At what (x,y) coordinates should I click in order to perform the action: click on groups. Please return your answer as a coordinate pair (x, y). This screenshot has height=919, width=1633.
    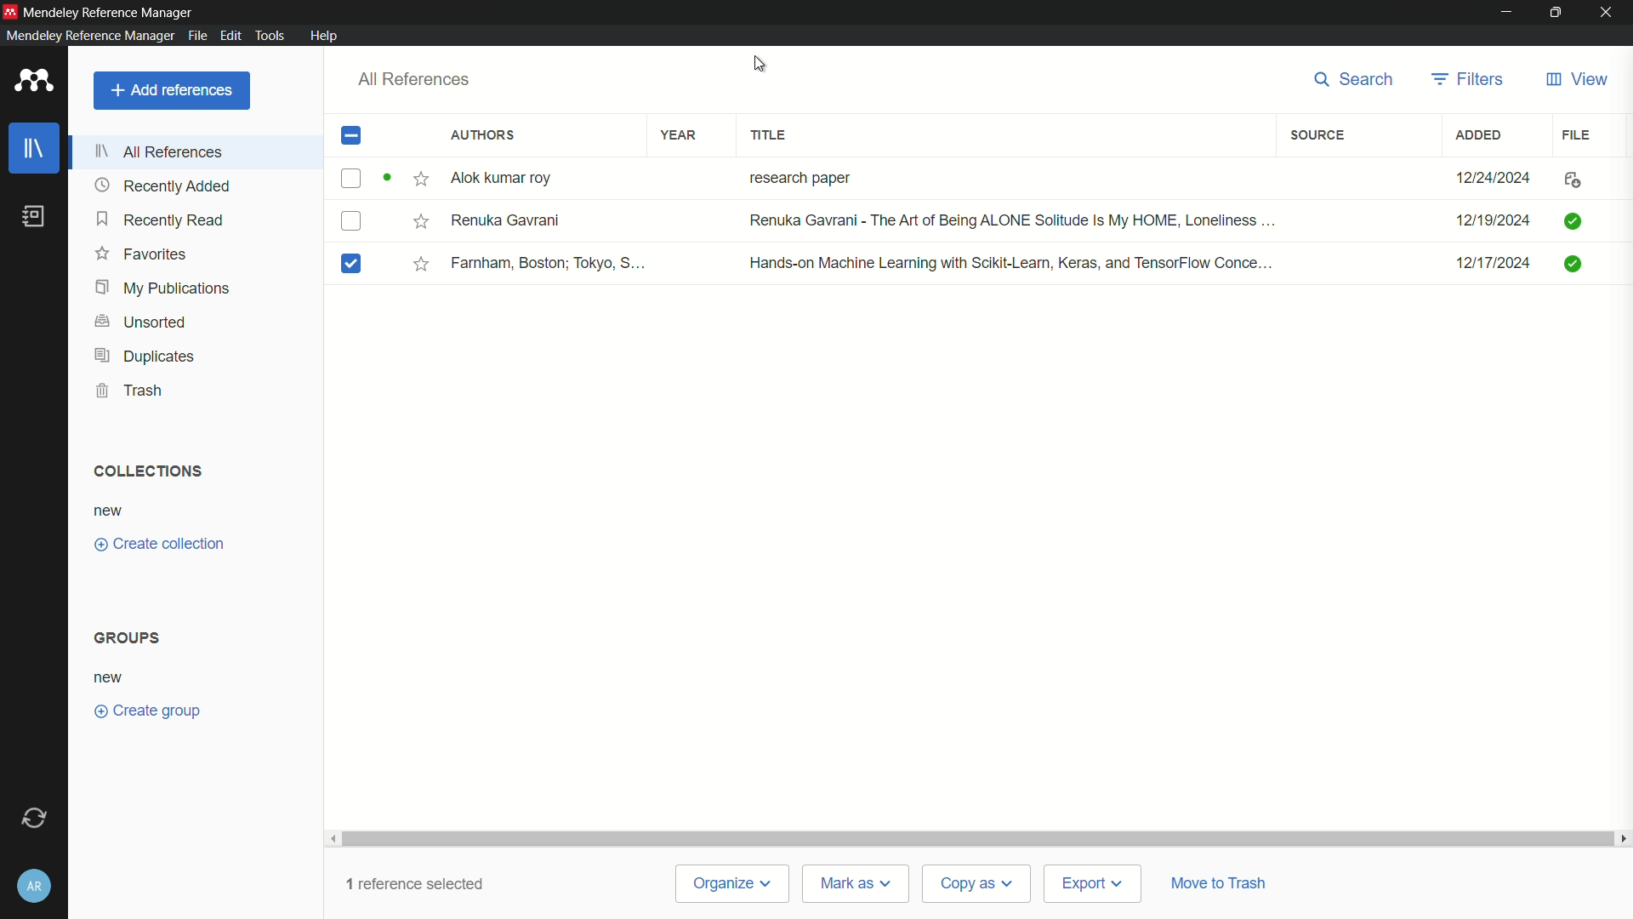
    Looking at the image, I should click on (129, 637).